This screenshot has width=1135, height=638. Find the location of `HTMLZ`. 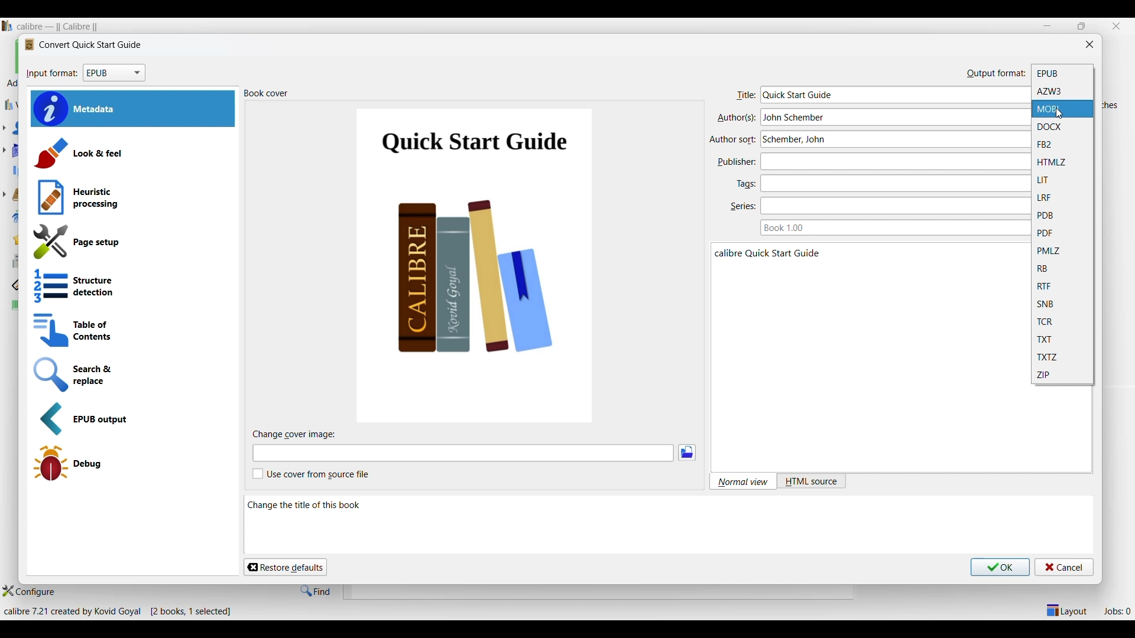

HTMLZ is located at coordinates (1062, 162).